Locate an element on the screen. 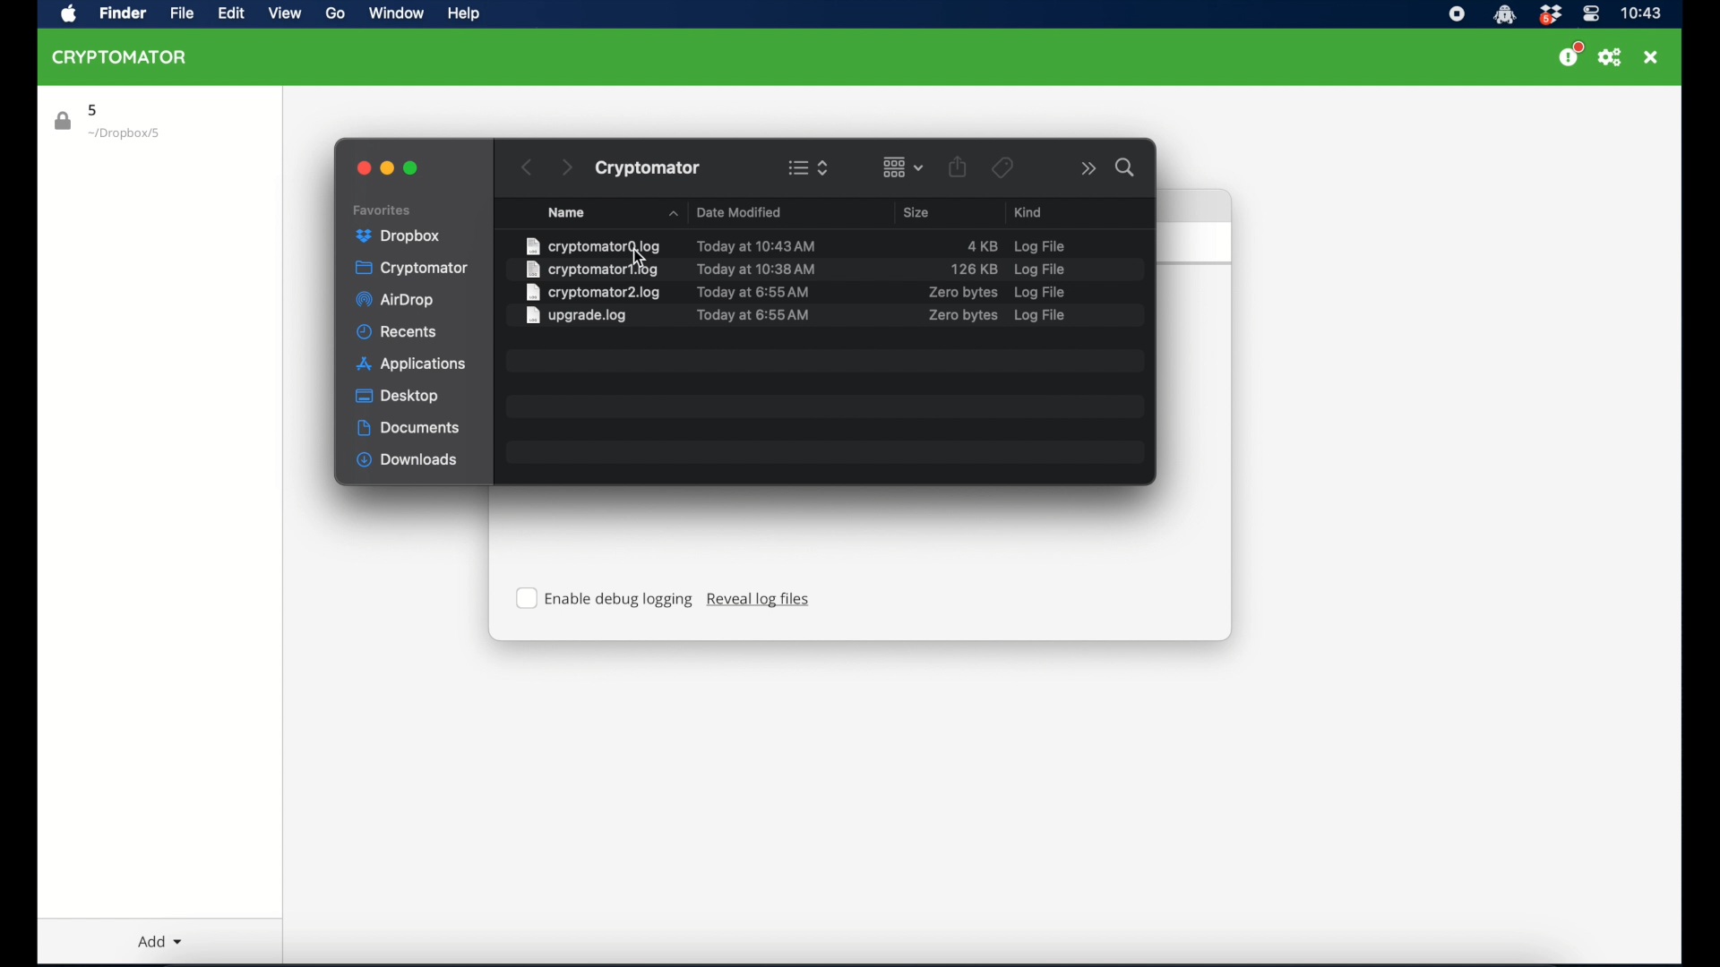 The width and height of the screenshot is (1720, 967). go is located at coordinates (335, 13).